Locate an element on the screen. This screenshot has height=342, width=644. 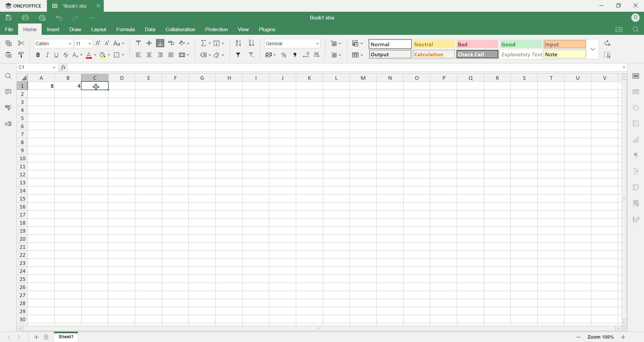
underline is located at coordinates (57, 55).